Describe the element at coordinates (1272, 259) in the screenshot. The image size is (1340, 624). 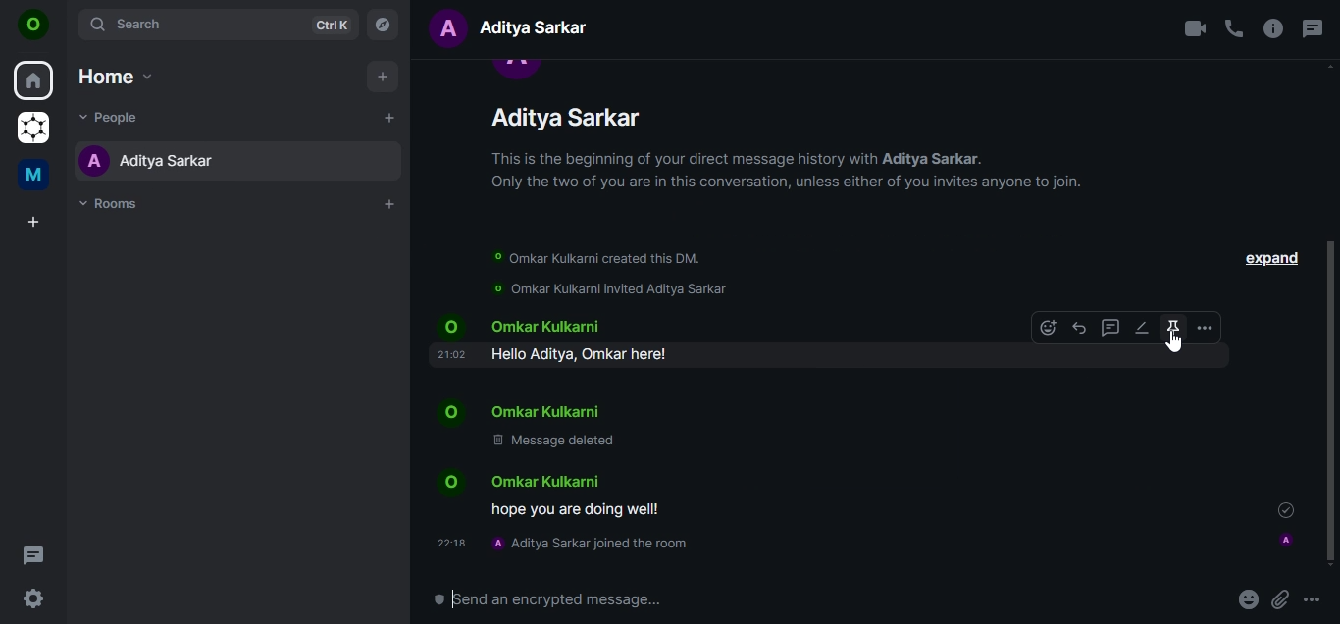
I see `expand` at that location.